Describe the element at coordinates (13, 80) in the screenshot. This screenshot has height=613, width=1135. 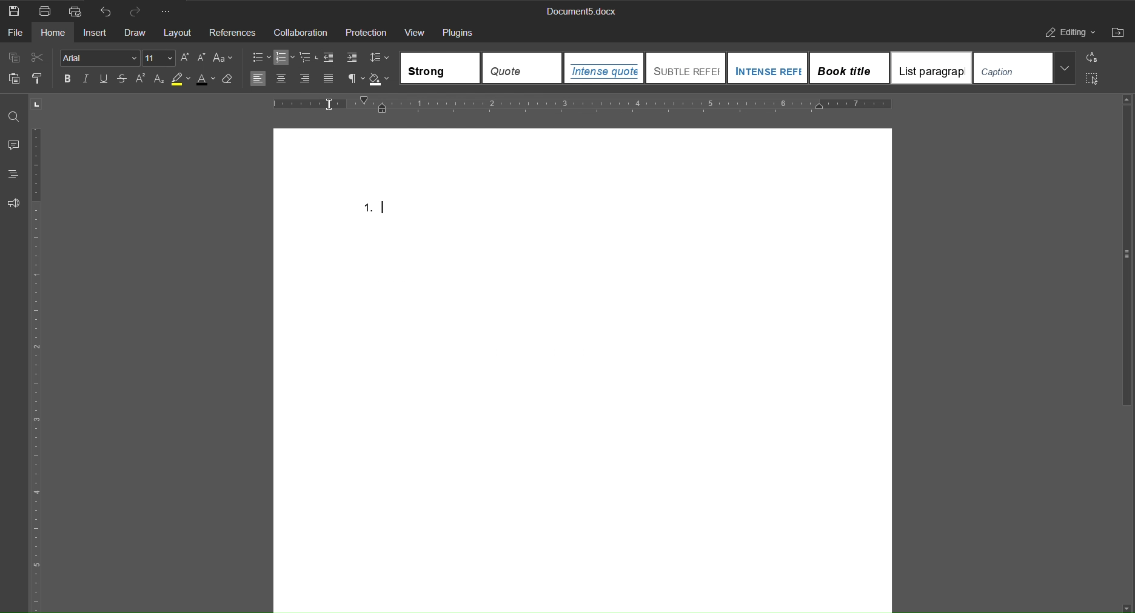
I see `Paste` at that location.